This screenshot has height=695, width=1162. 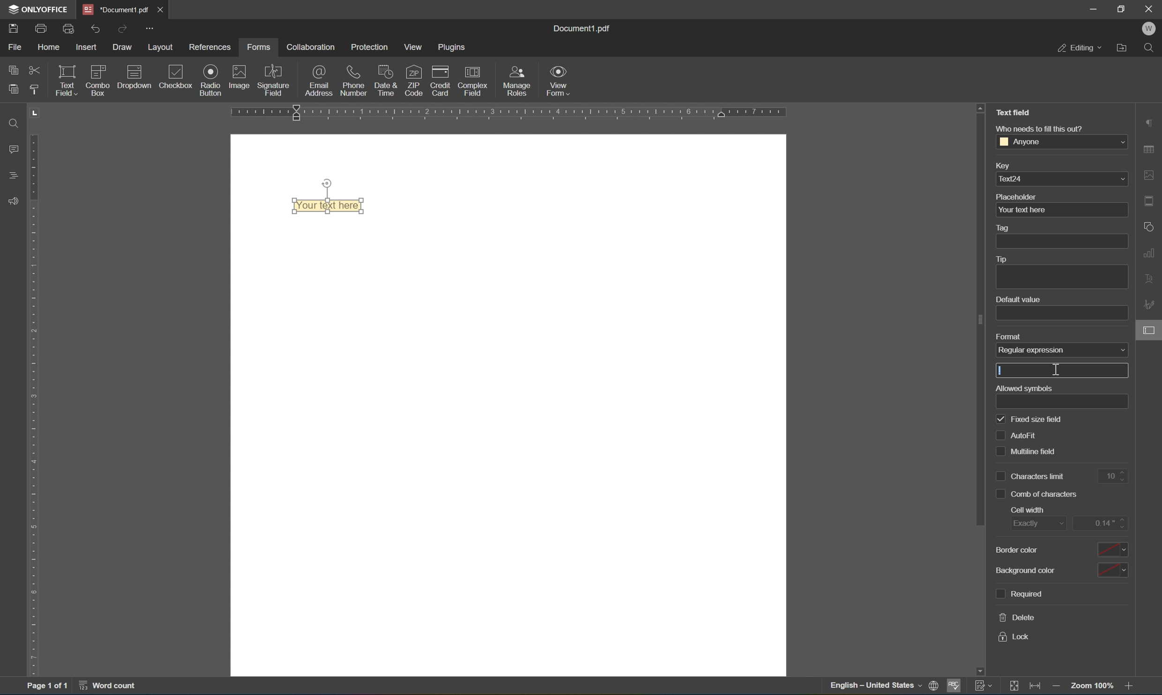 What do you see at coordinates (1150, 277) in the screenshot?
I see `text art settings` at bounding box center [1150, 277].